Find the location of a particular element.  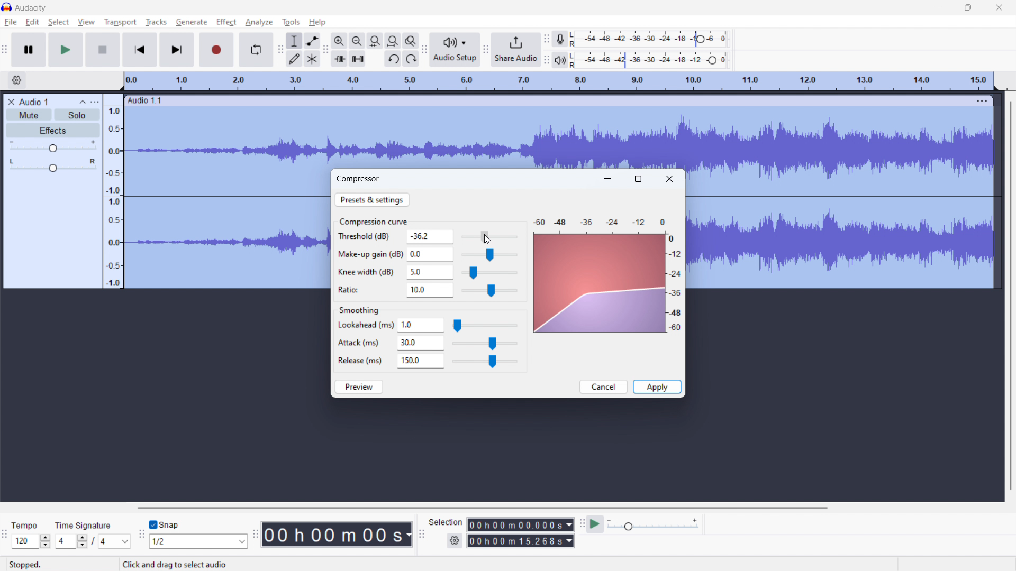

playback level is located at coordinates (656, 61).